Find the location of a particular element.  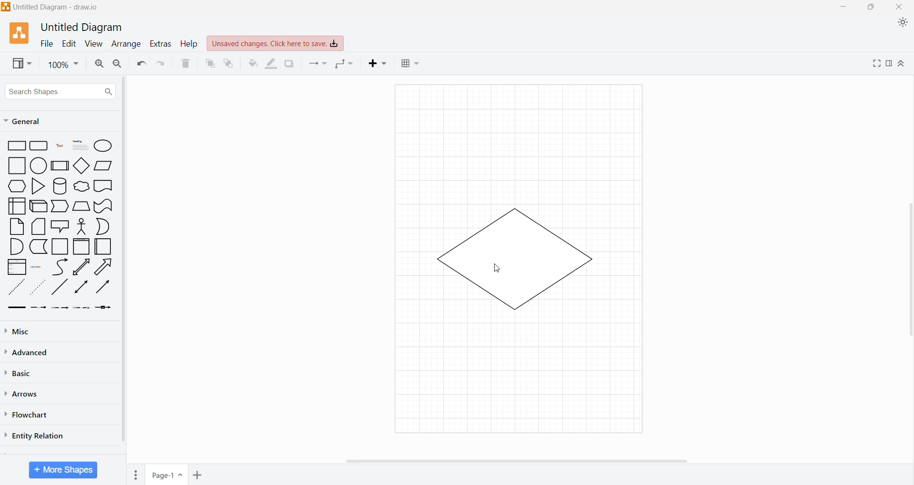

File is located at coordinates (44, 43).